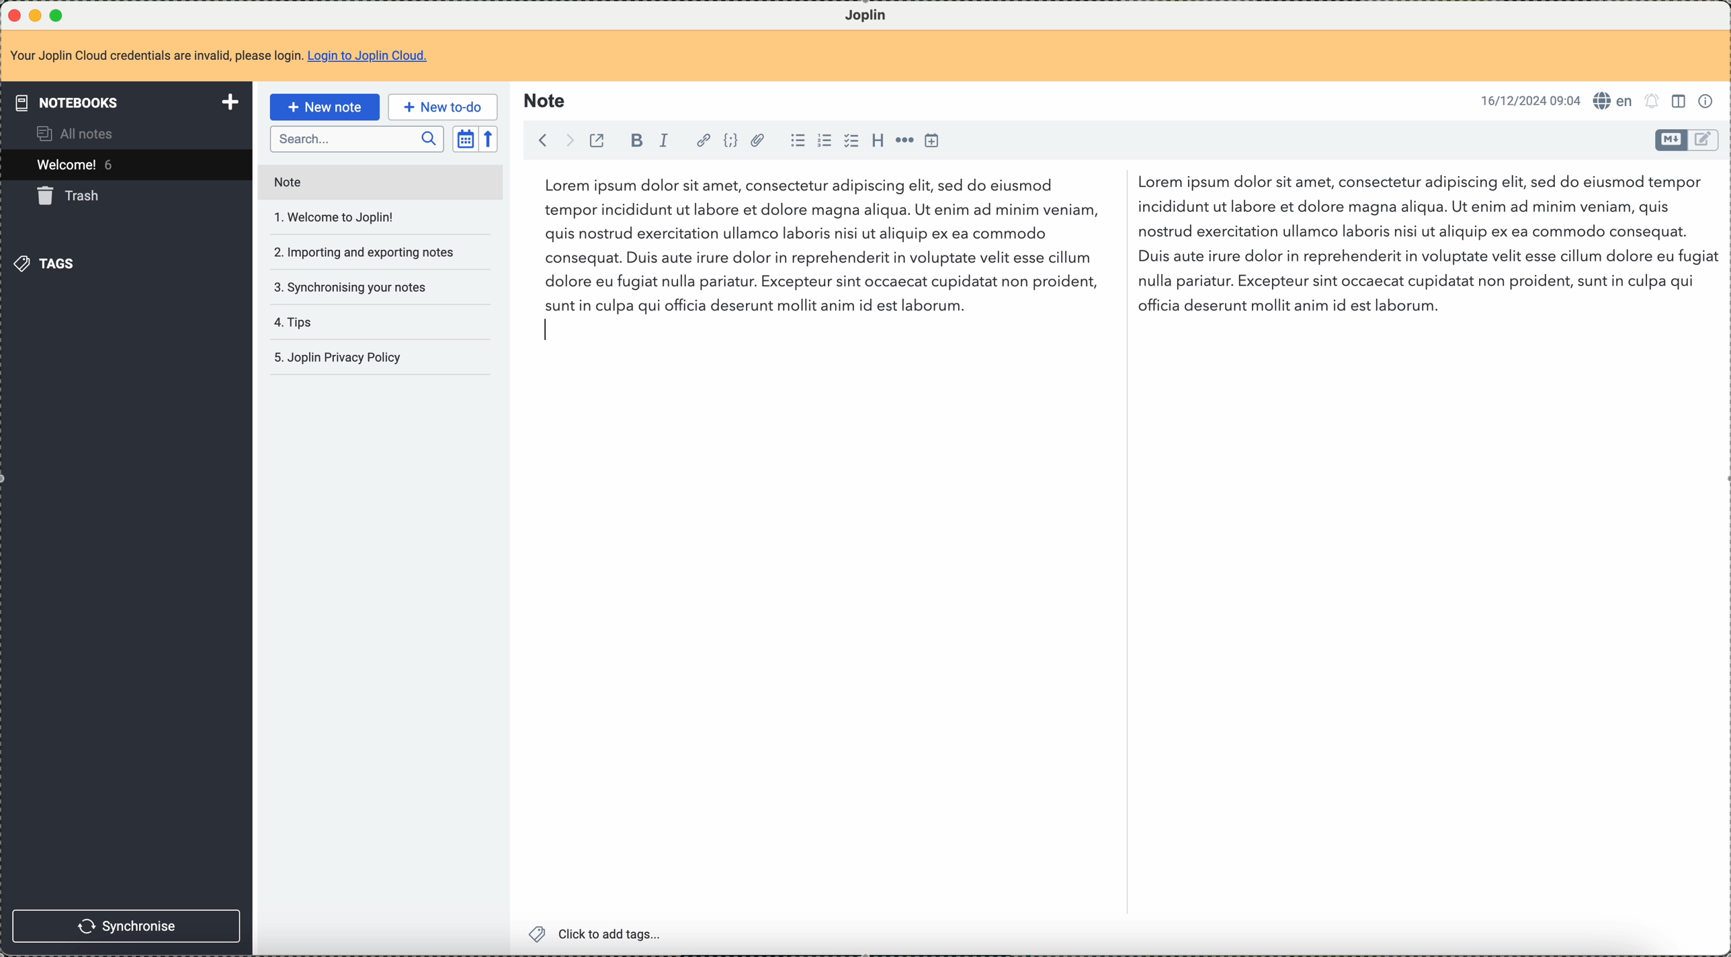 This screenshot has width=1731, height=957. I want to click on en, so click(1616, 101).